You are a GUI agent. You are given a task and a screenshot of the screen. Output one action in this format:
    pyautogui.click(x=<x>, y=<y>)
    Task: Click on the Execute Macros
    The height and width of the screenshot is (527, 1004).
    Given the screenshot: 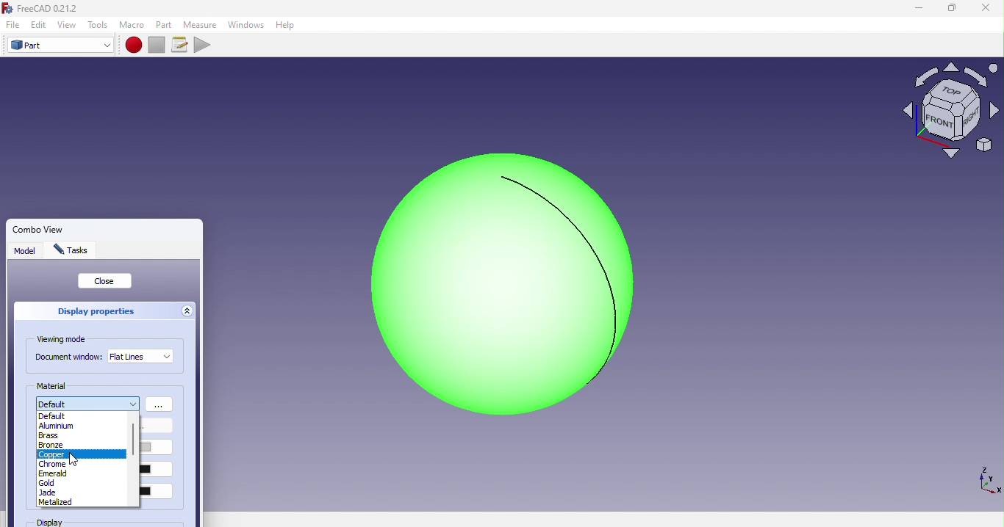 What is the action you would take?
    pyautogui.click(x=204, y=44)
    